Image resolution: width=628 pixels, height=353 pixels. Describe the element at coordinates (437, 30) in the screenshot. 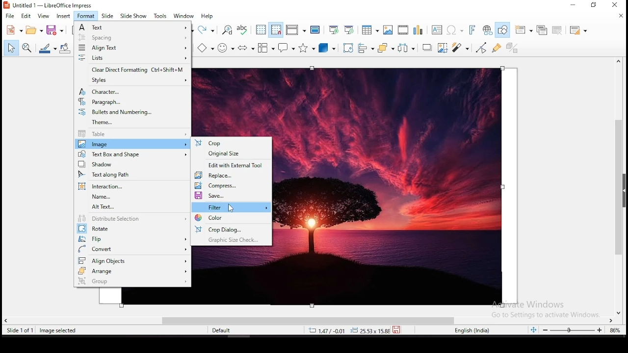

I see `text box` at that location.